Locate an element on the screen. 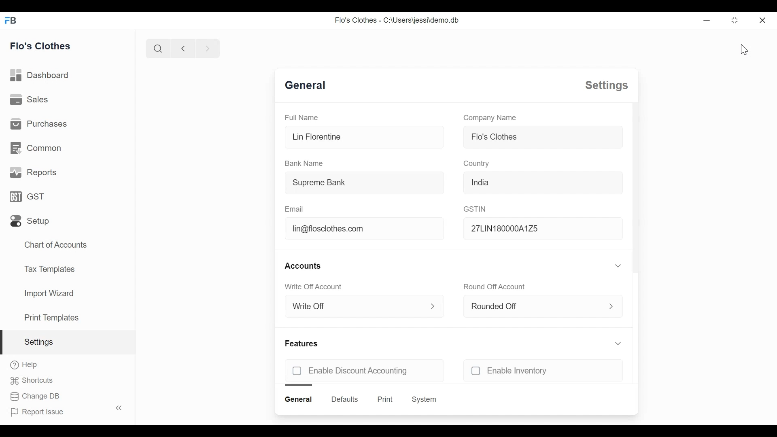  system is located at coordinates (424, 399).